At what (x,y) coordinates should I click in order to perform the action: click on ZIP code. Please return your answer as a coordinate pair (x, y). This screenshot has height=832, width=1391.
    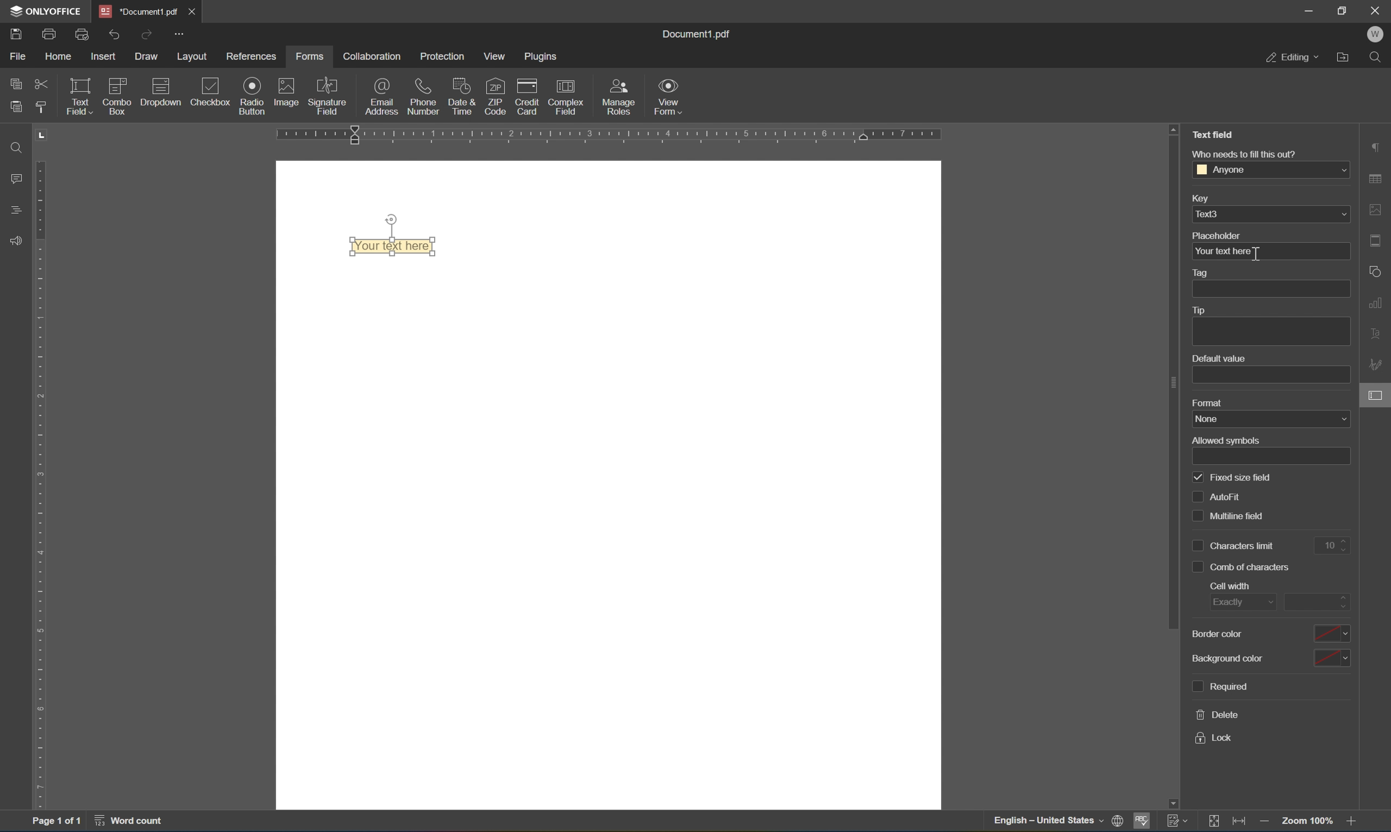
    Looking at the image, I should click on (495, 95).